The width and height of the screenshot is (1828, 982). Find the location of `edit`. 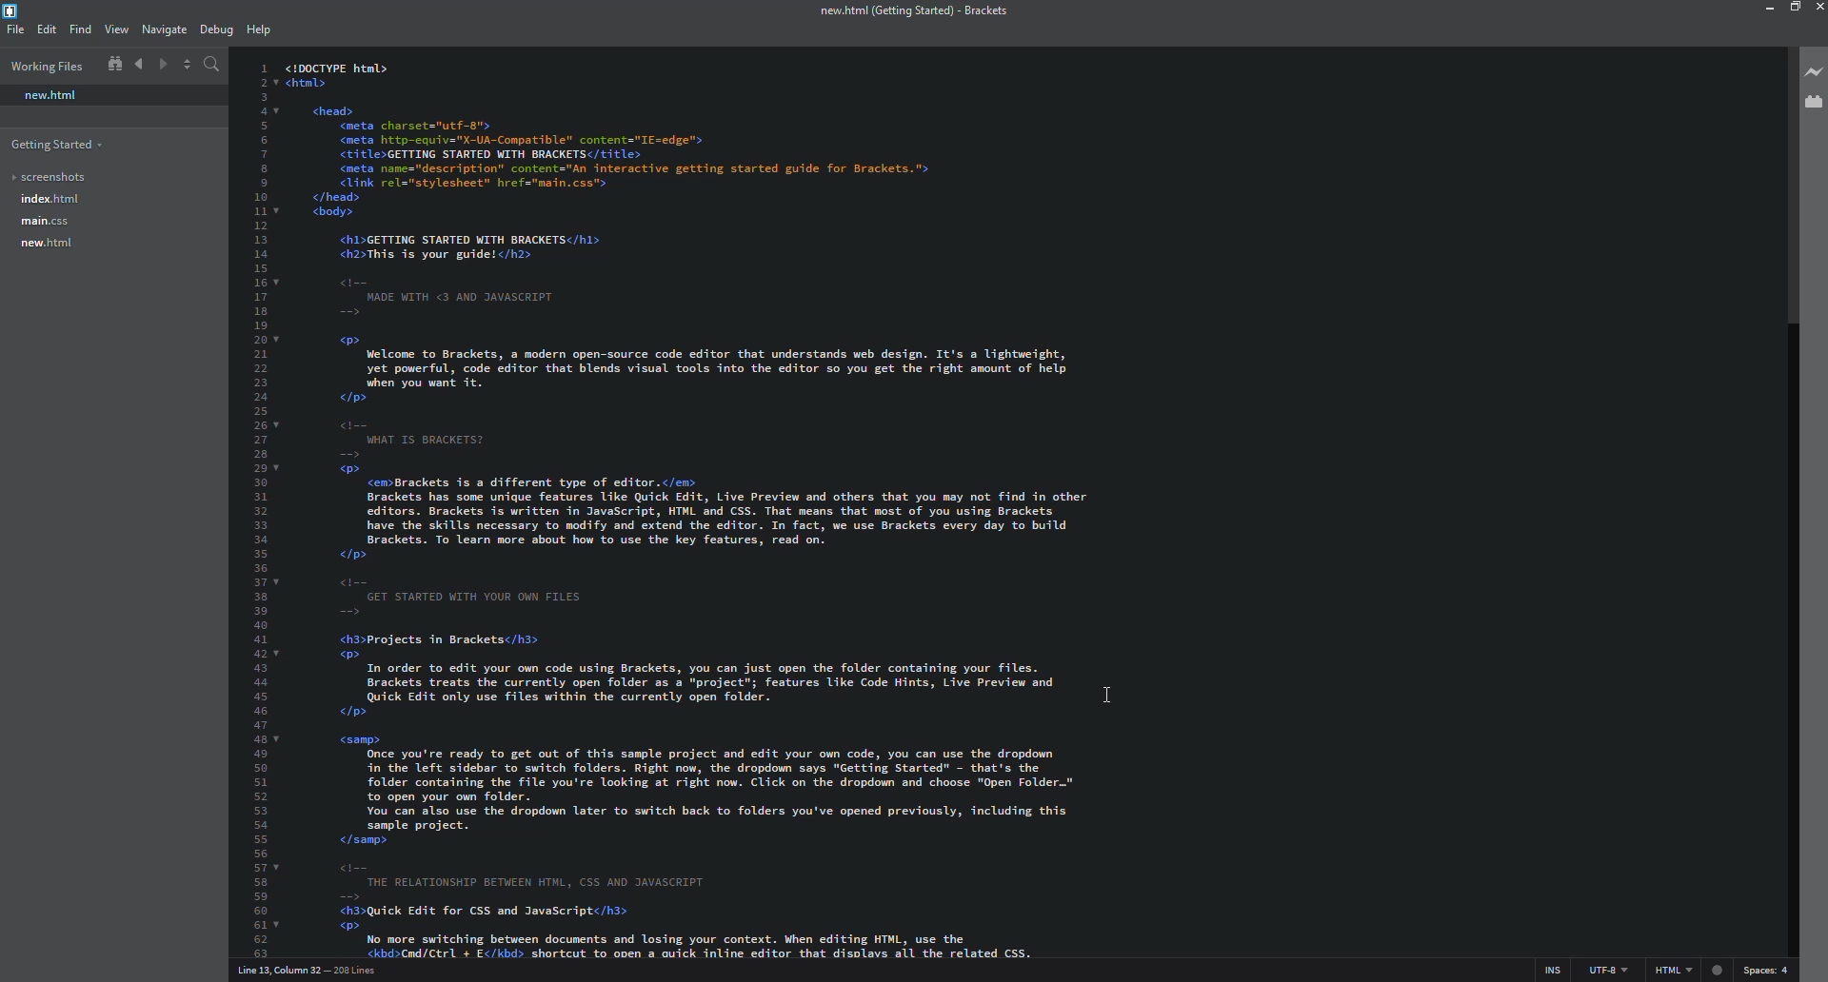

edit is located at coordinates (46, 29).